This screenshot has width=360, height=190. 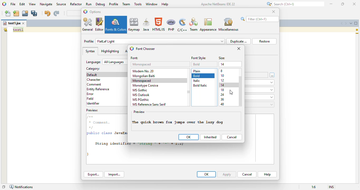 What do you see at coordinates (197, 71) in the screenshot?
I see `plain` at bounding box center [197, 71].